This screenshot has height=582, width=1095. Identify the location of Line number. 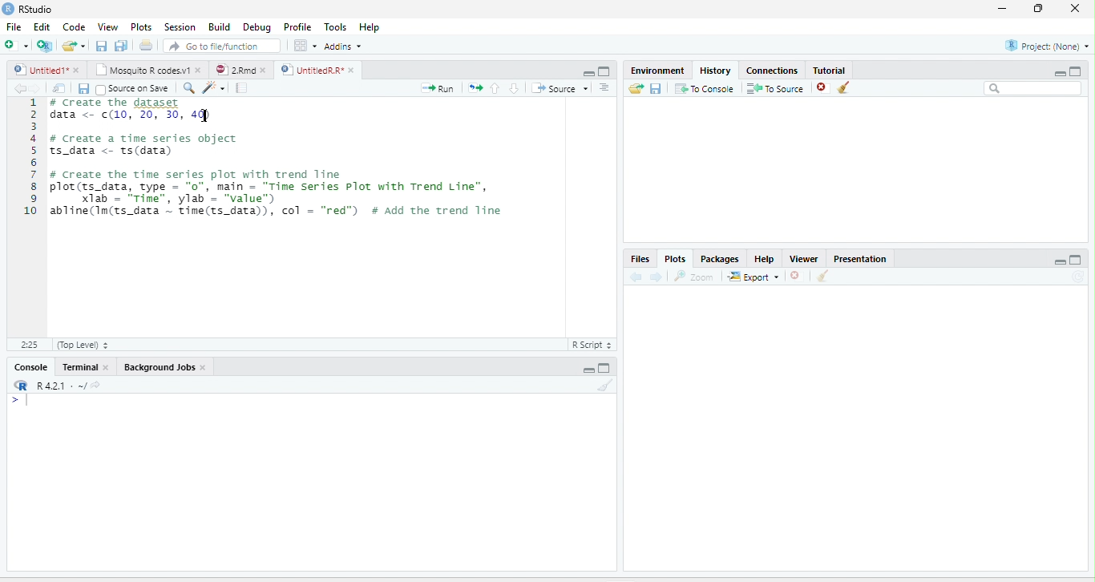
(29, 158).